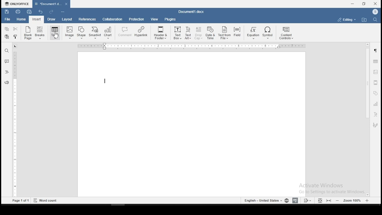 The height and width of the screenshot is (215, 382). Describe the element at coordinates (376, 72) in the screenshot. I see `image settings` at that location.